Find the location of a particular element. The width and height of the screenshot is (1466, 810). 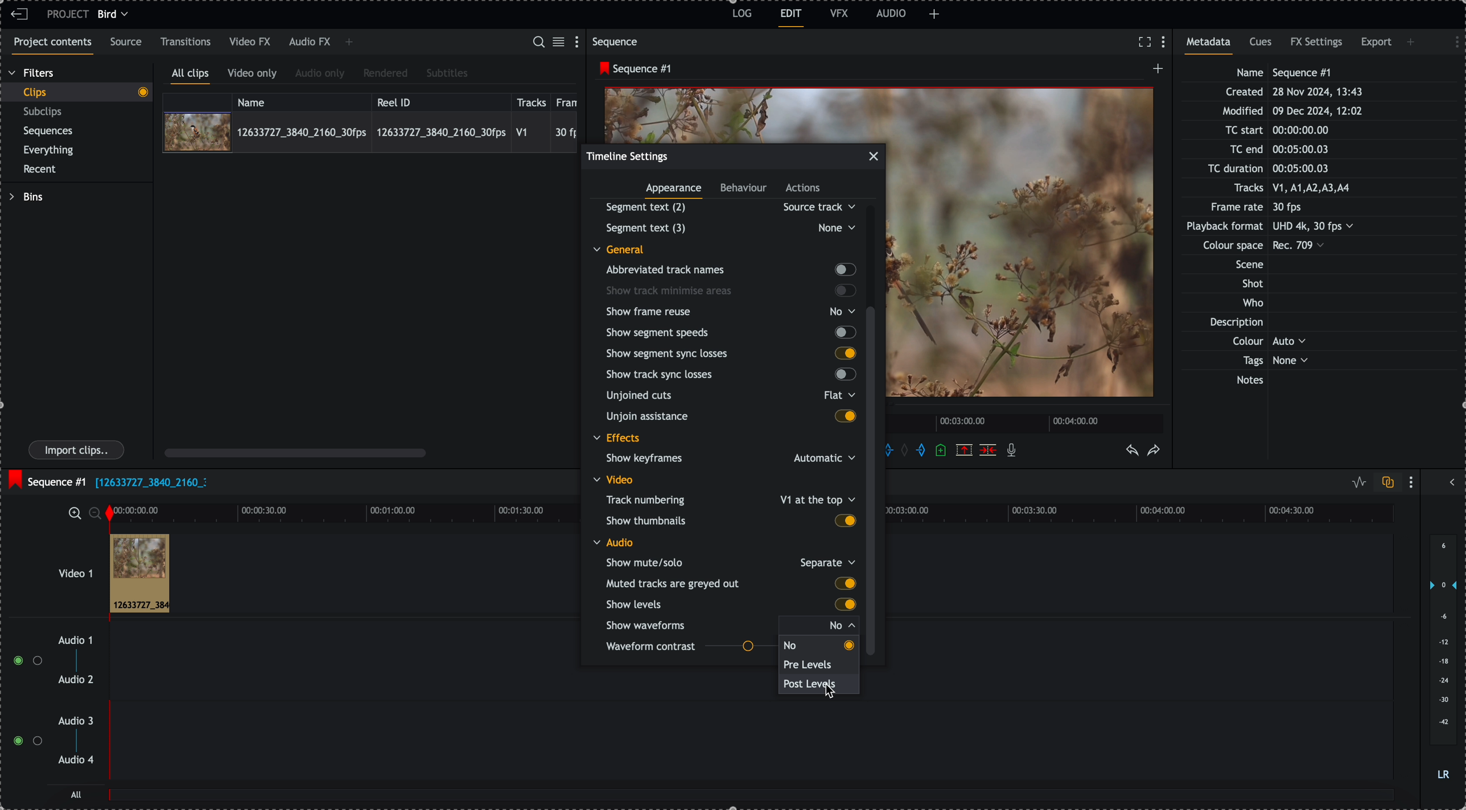

show track sync losses is located at coordinates (728, 375).